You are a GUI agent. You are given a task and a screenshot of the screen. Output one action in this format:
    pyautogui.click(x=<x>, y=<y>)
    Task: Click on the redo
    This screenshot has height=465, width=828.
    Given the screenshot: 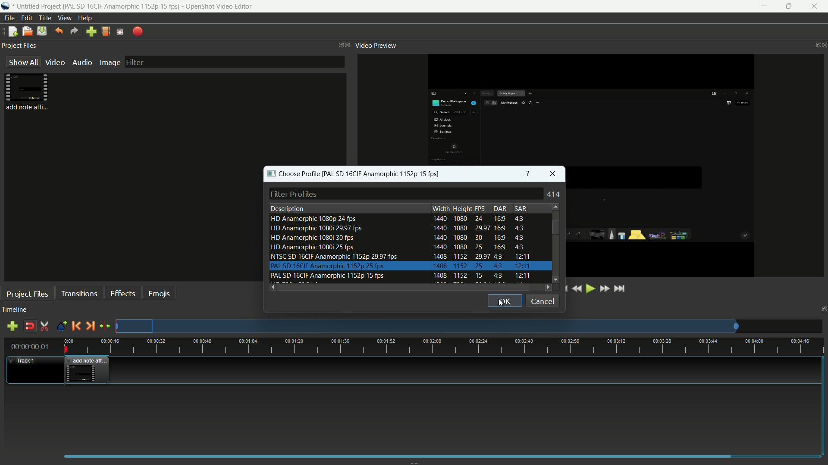 What is the action you would take?
    pyautogui.click(x=73, y=31)
    